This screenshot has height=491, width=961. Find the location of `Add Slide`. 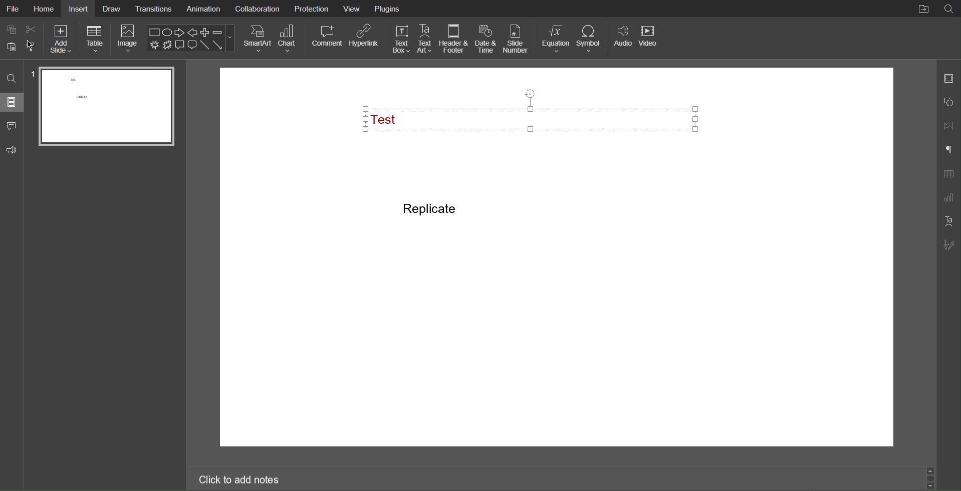

Add Slide is located at coordinates (61, 39).